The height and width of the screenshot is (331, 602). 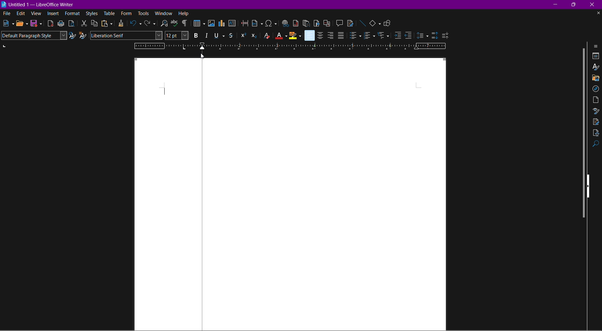 What do you see at coordinates (127, 13) in the screenshot?
I see `form` at bounding box center [127, 13].